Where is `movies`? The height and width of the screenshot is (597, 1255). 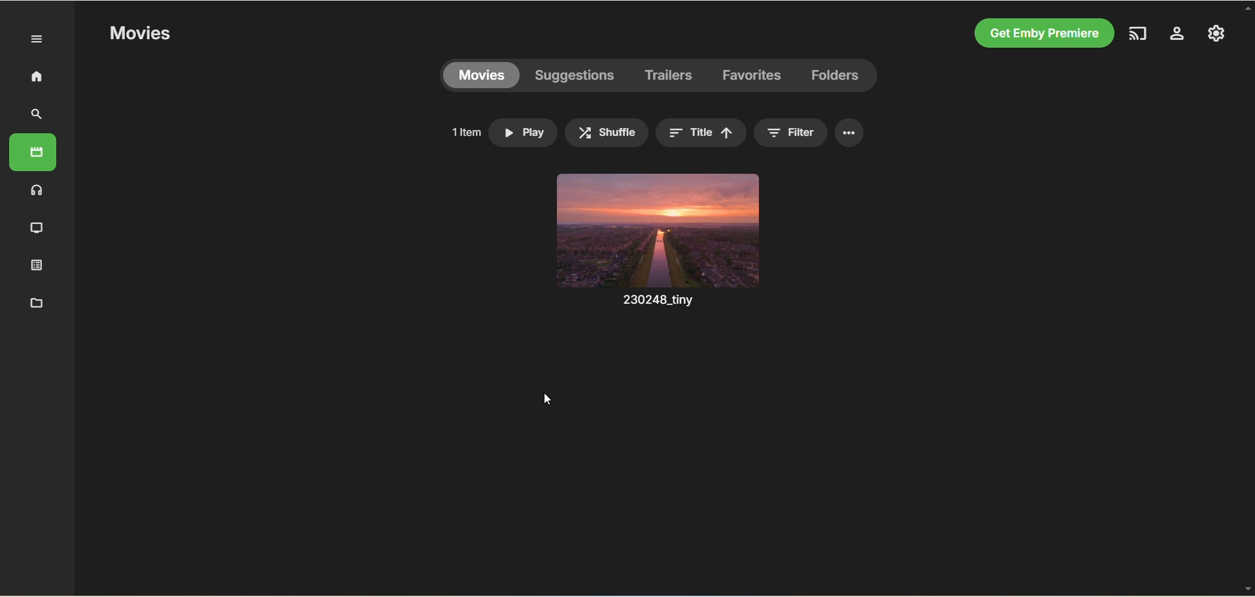
movies is located at coordinates (480, 76).